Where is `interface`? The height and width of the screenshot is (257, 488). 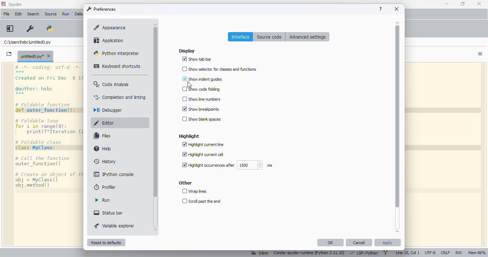
interface is located at coordinates (241, 37).